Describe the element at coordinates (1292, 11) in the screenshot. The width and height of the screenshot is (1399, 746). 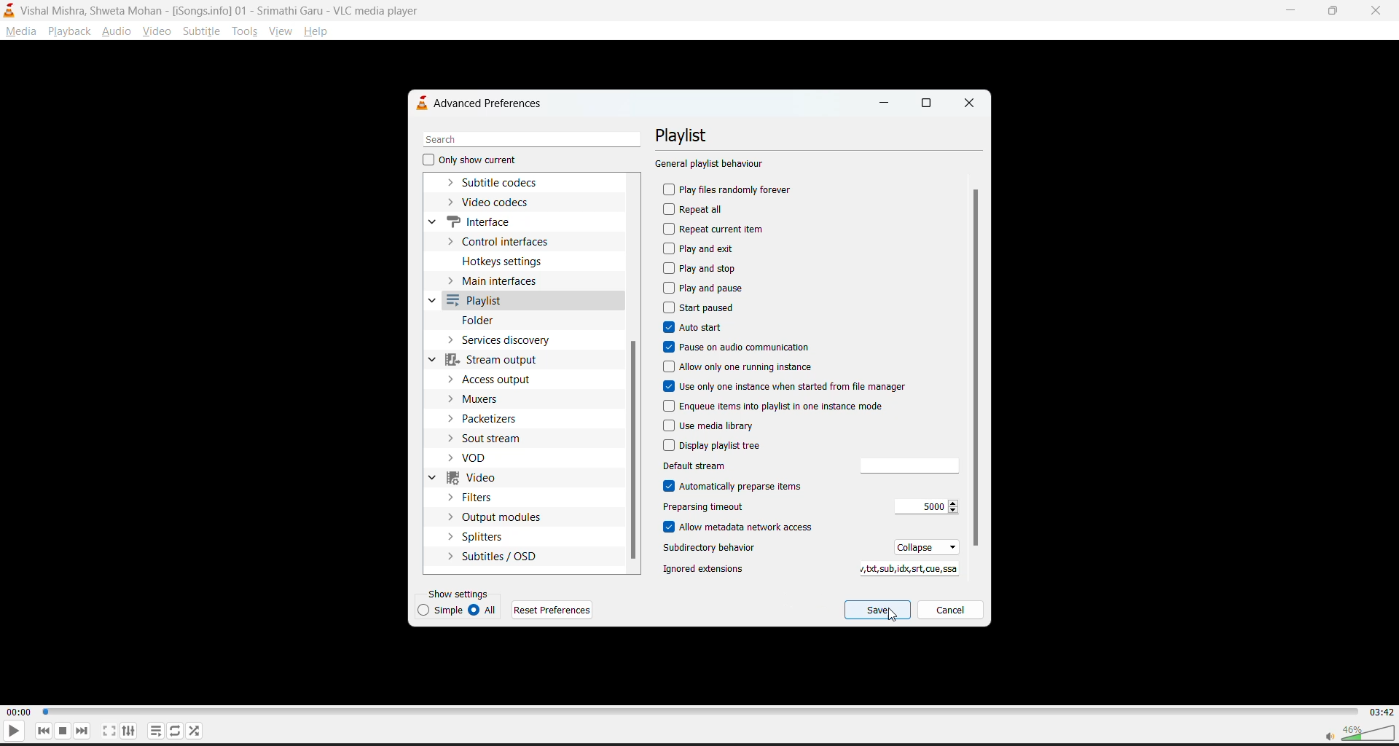
I see `minimize` at that location.